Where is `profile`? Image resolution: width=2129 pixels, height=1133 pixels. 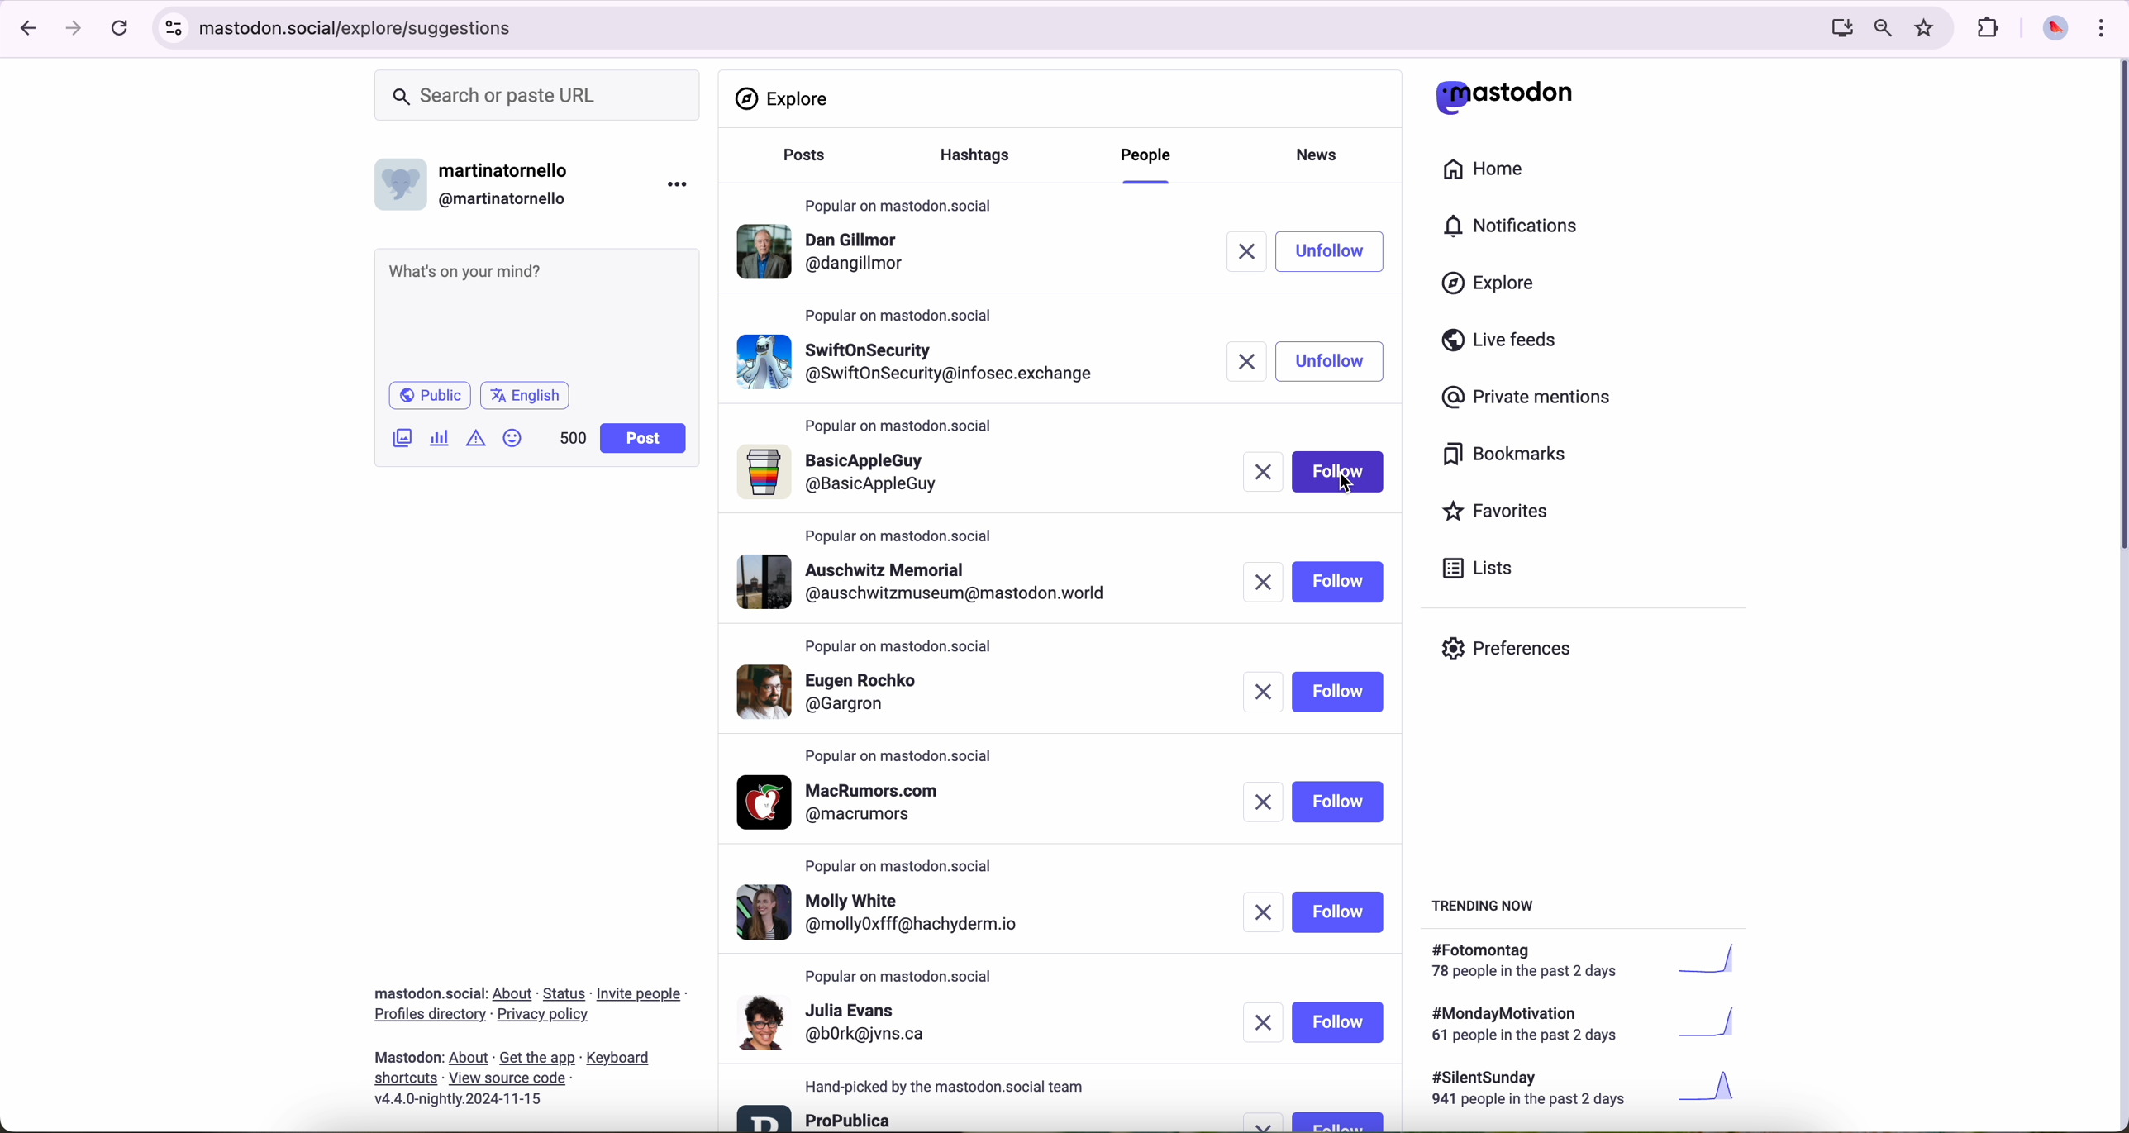
profile is located at coordinates (894, 914).